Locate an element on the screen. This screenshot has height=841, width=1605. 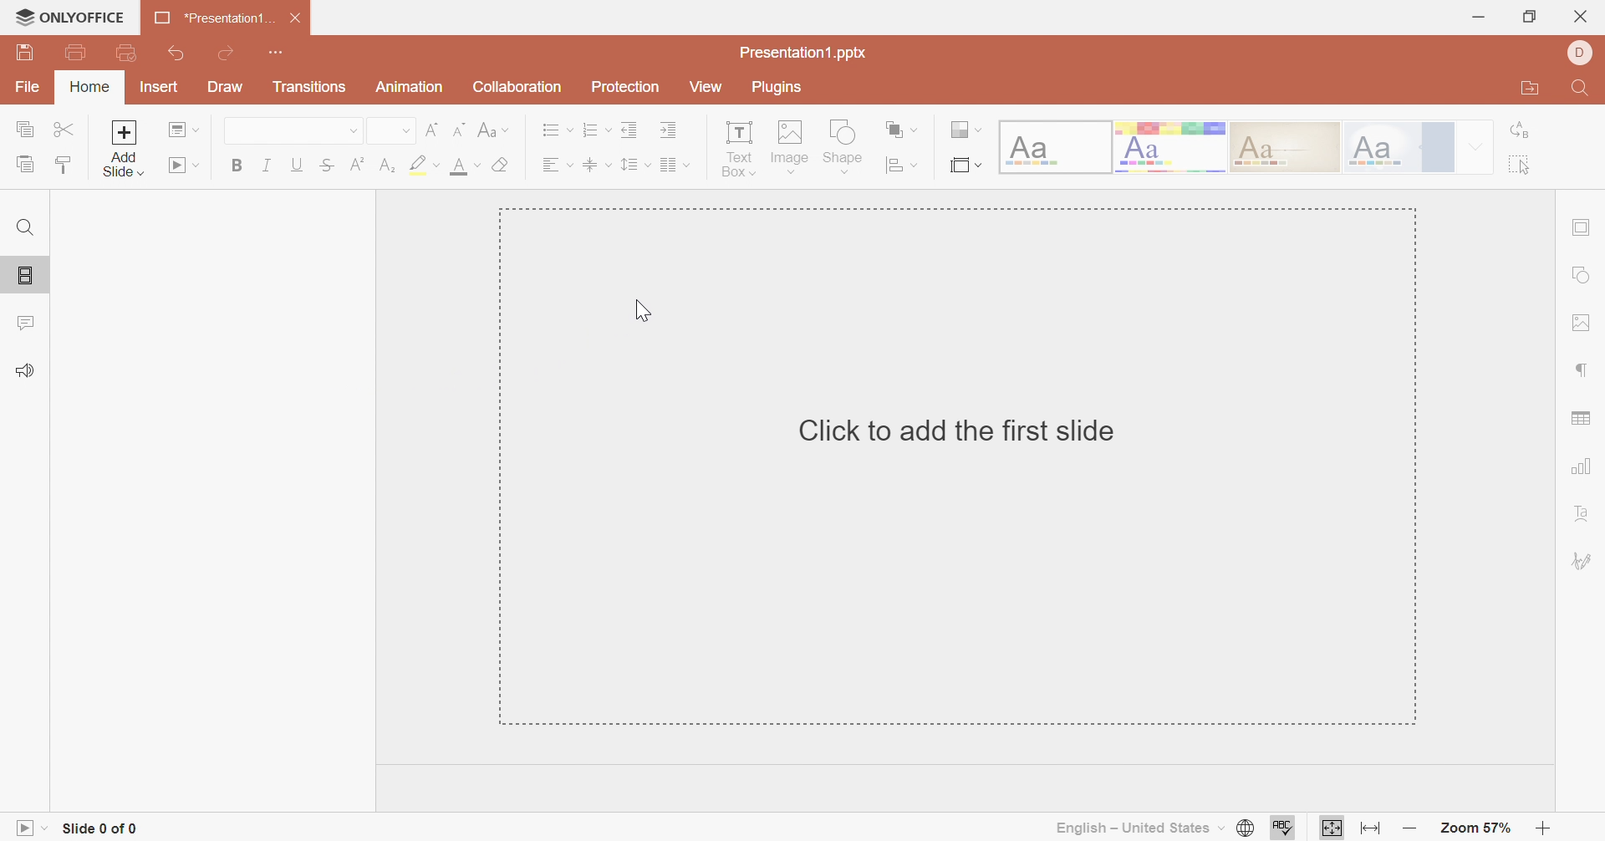
File is located at coordinates (30, 85).